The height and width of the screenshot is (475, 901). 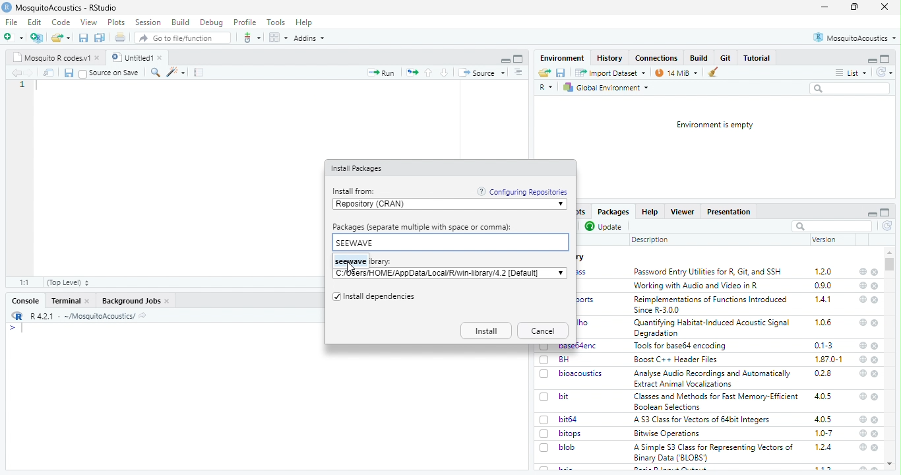 I want to click on ‘Working with Audio and Video in R, so click(x=699, y=286).